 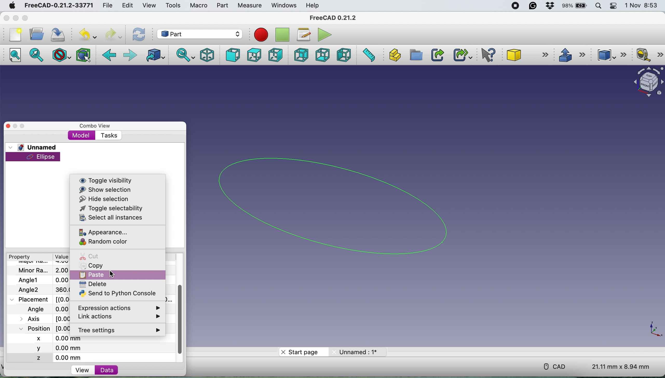 I want to click on part, so click(x=222, y=6).